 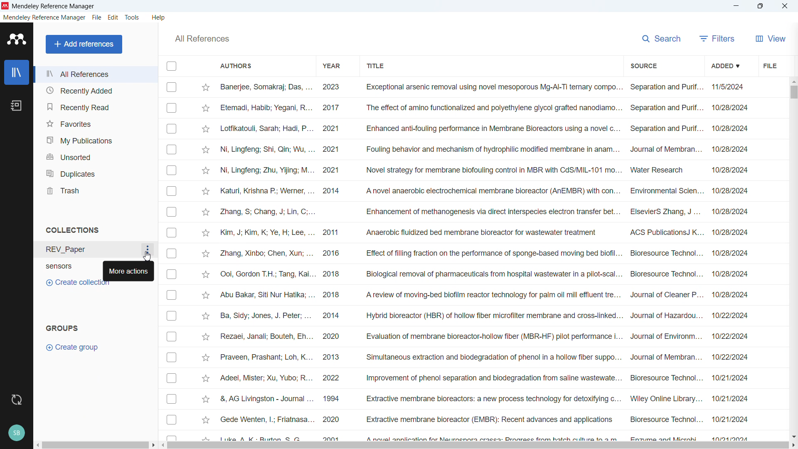 I want to click on Star mark respective publication, so click(x=206, y=88).